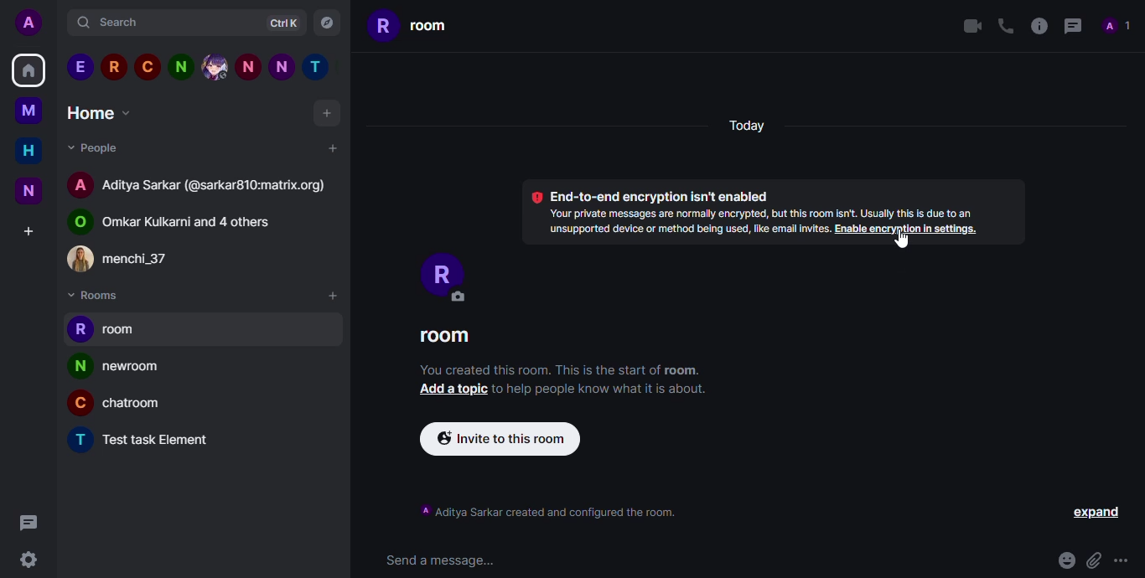 This screenshot has width=1145, height=578. Describe the element at coordinates (140, 439) in the screenshot. I see `Test task element` at that location.